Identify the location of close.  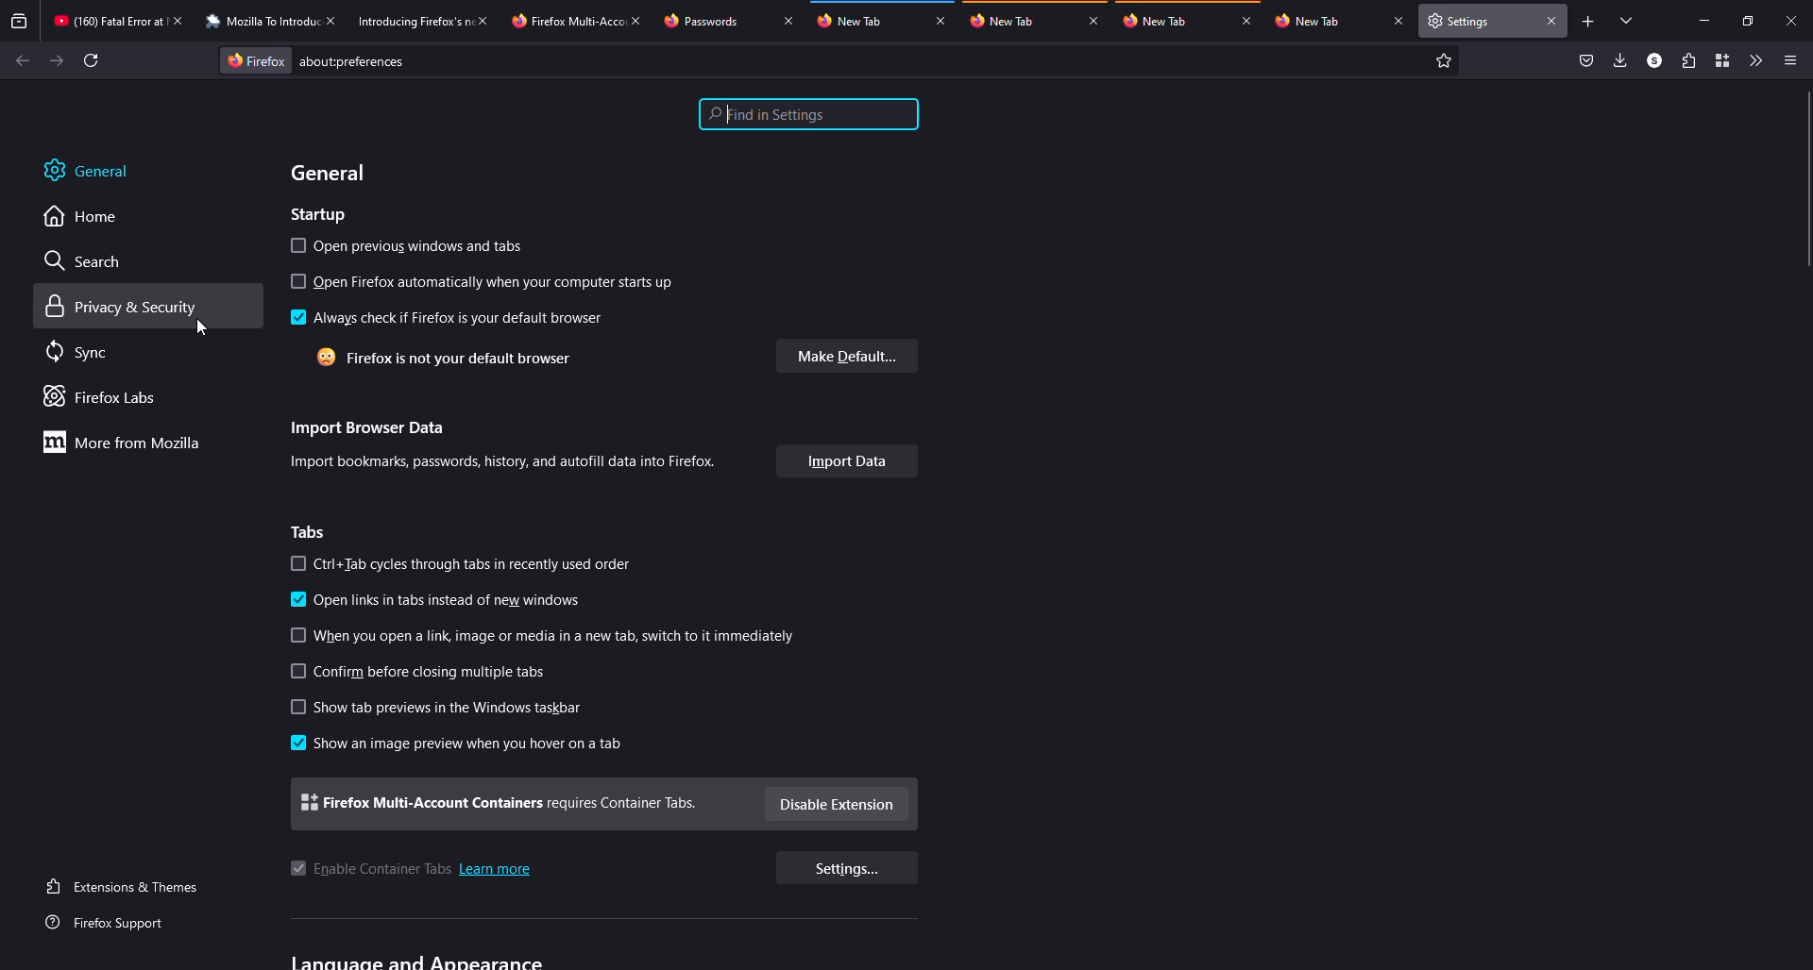
(640, 20).